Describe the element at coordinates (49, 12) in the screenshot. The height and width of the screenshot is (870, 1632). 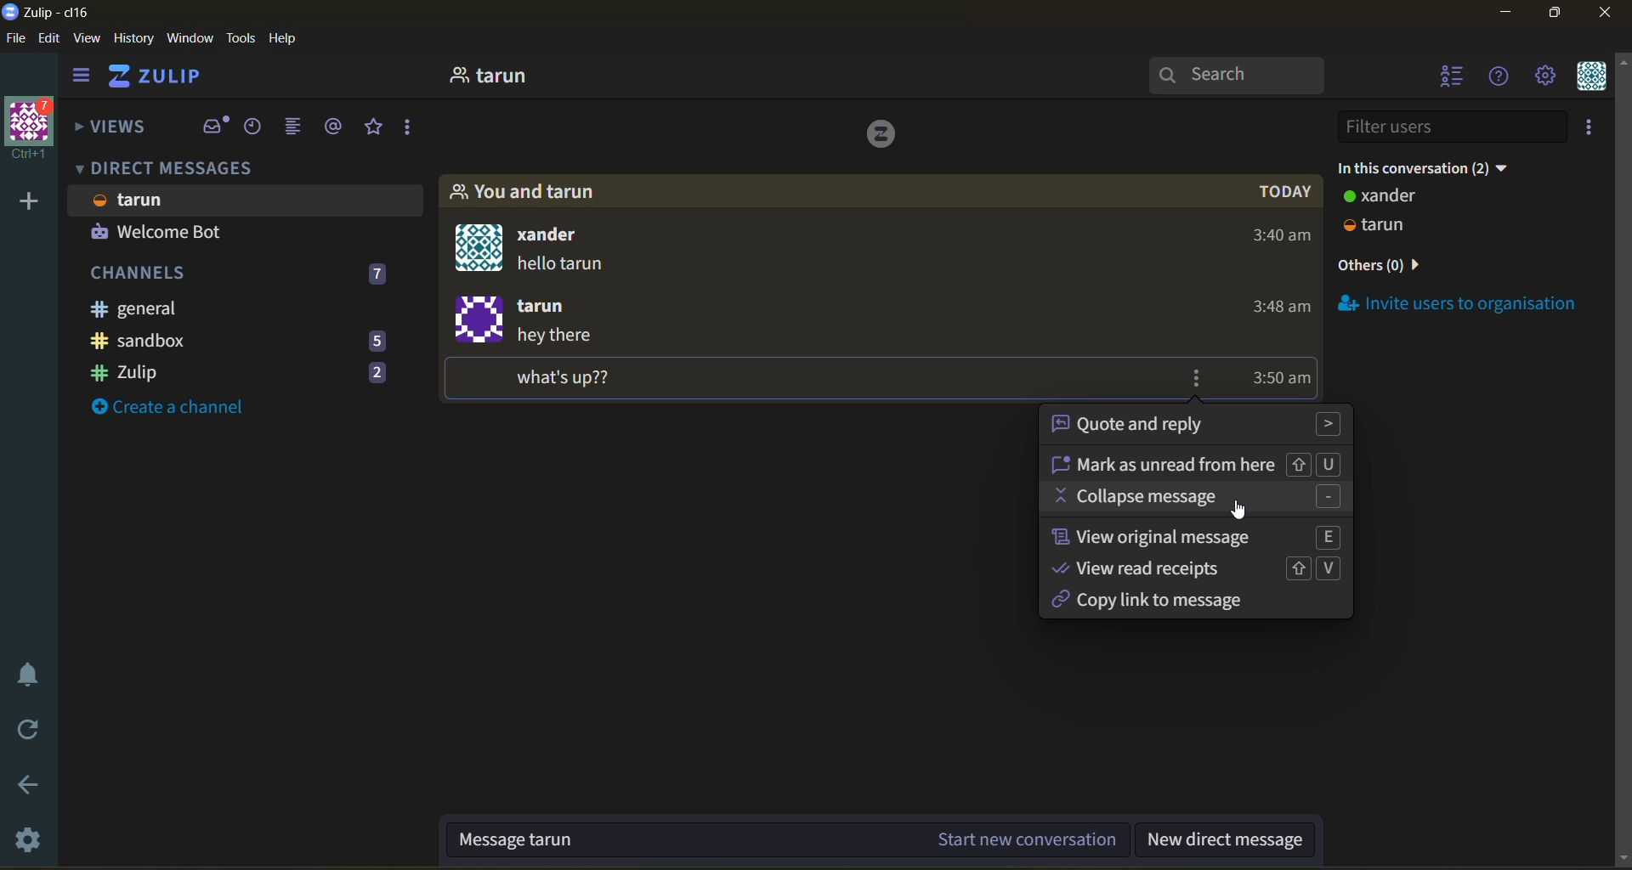
I see `app name and organisation name` at that location.